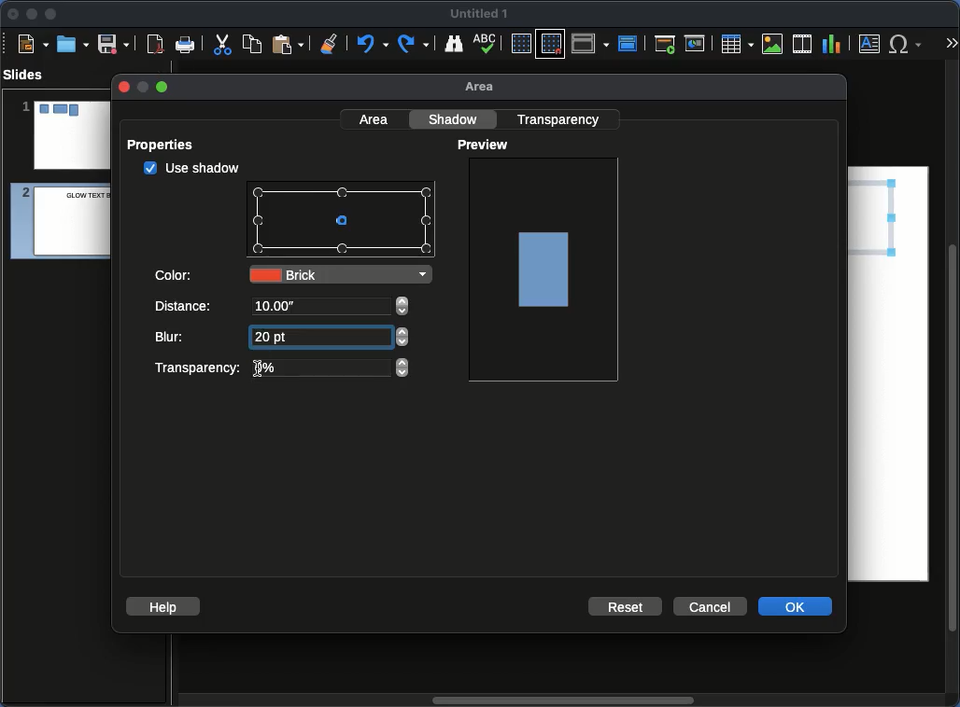  What do you see at coordinates (954, 385) in the screenshot?
I see `Scroll` at bounding box center [954, 385].